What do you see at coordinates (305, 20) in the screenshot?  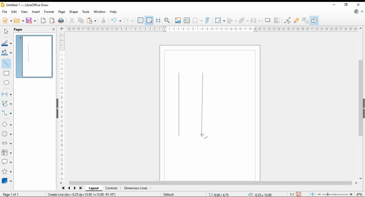 I see `show extrusions` at bounding box center [305, 20].